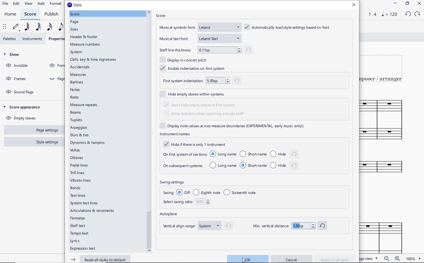 The height and width of the screenshot is (263, 424). I want to click on PAGE SETTINGS, so click(44, 130).